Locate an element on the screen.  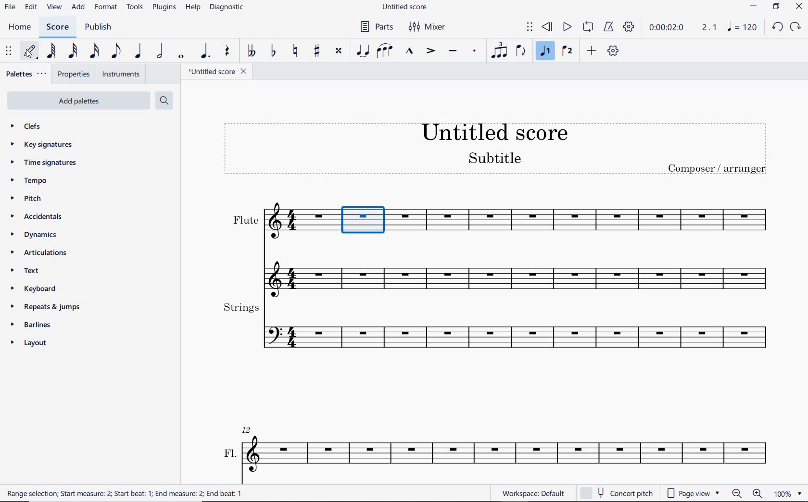
TUPLET is located at coordinates (501, 50).